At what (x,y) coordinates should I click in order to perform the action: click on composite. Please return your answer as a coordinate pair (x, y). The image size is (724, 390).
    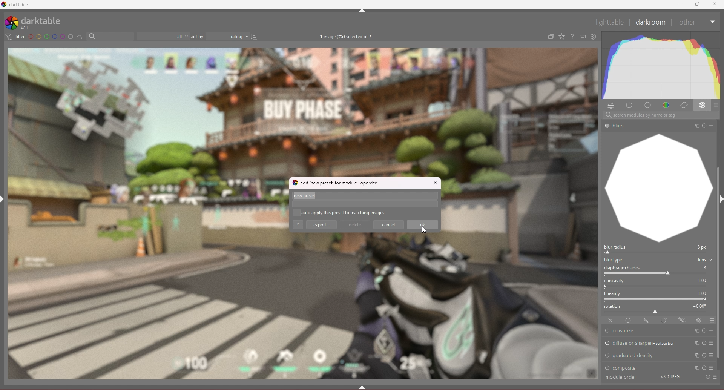
    Looking at the image, I should click on (623, 367).